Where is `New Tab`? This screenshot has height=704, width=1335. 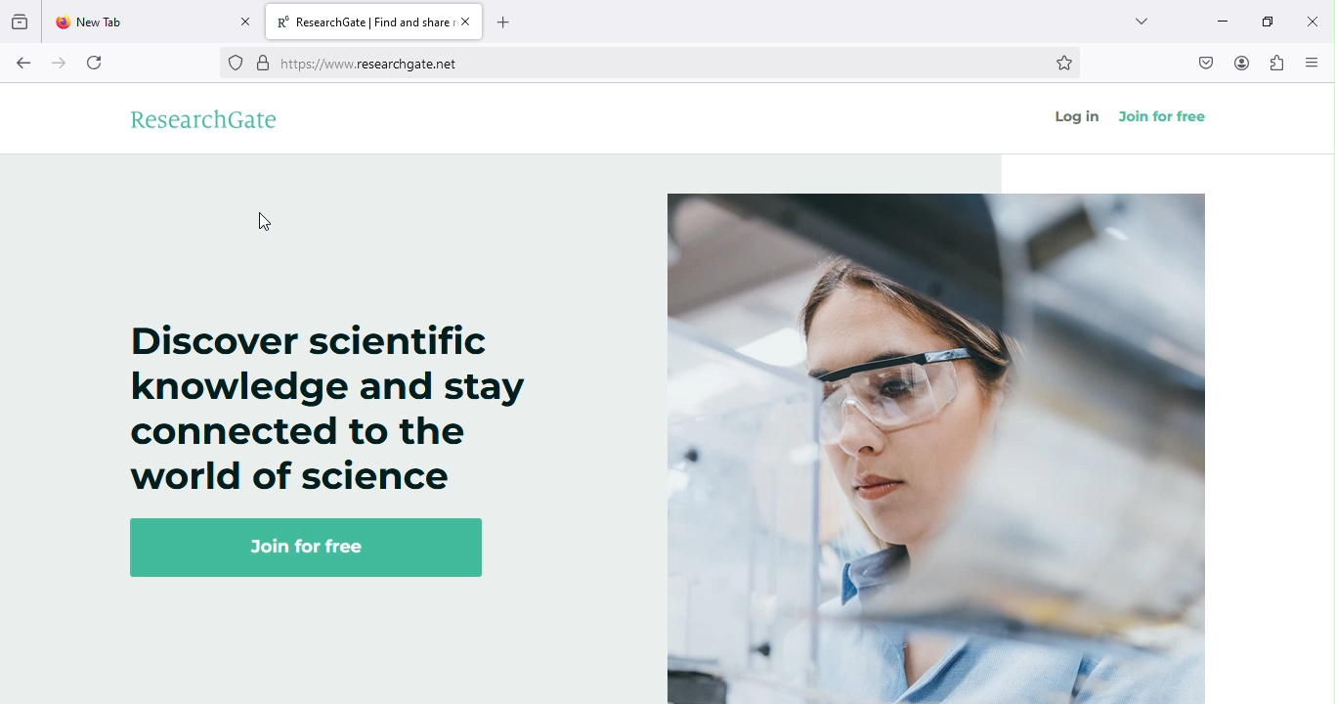 New Tab is located at coordinates (125, 25).